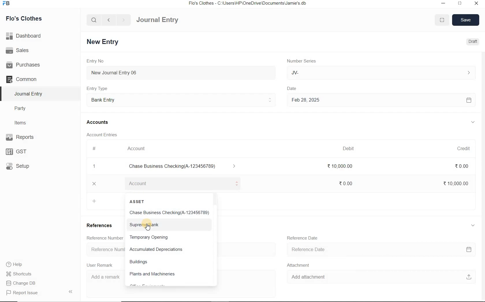 The image size is (485, 302). I want to click on Add a remark, so click(105, 278).